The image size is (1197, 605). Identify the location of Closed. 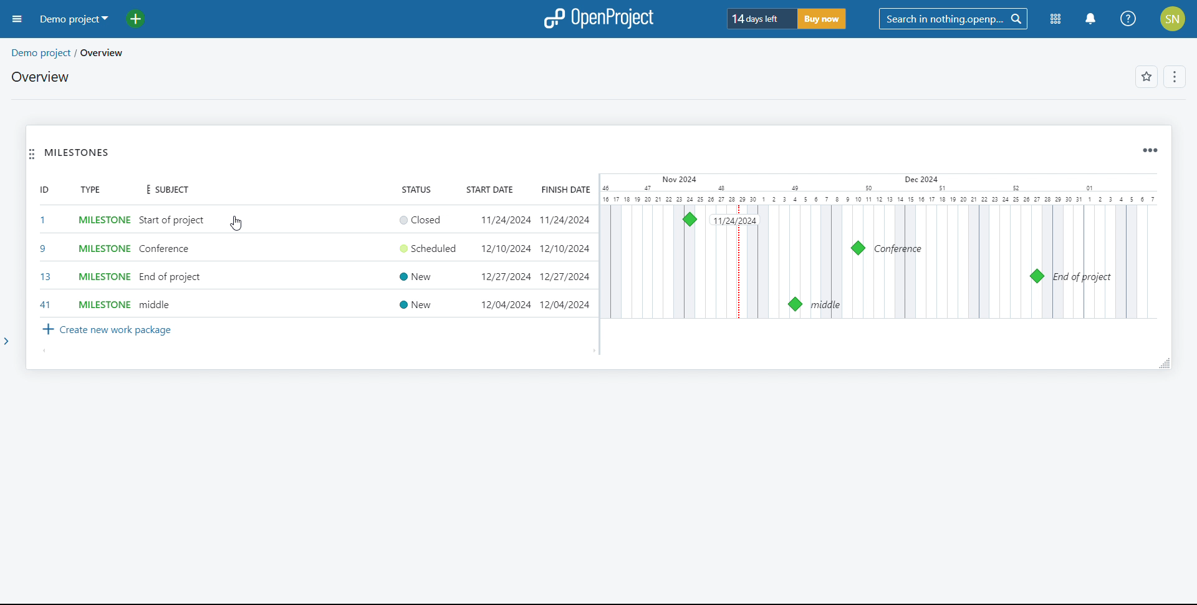
(415, 218).